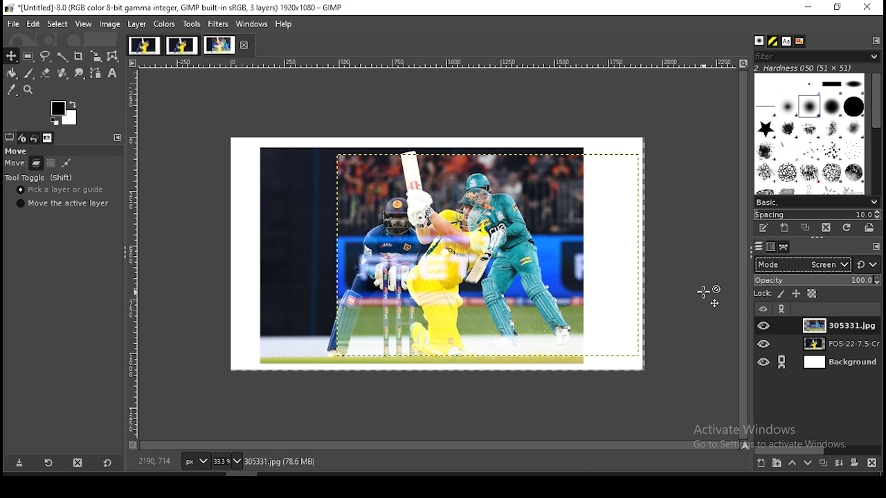 This screenshot has height=498, width=886. I want to click on paths tool, so click(96, 73).